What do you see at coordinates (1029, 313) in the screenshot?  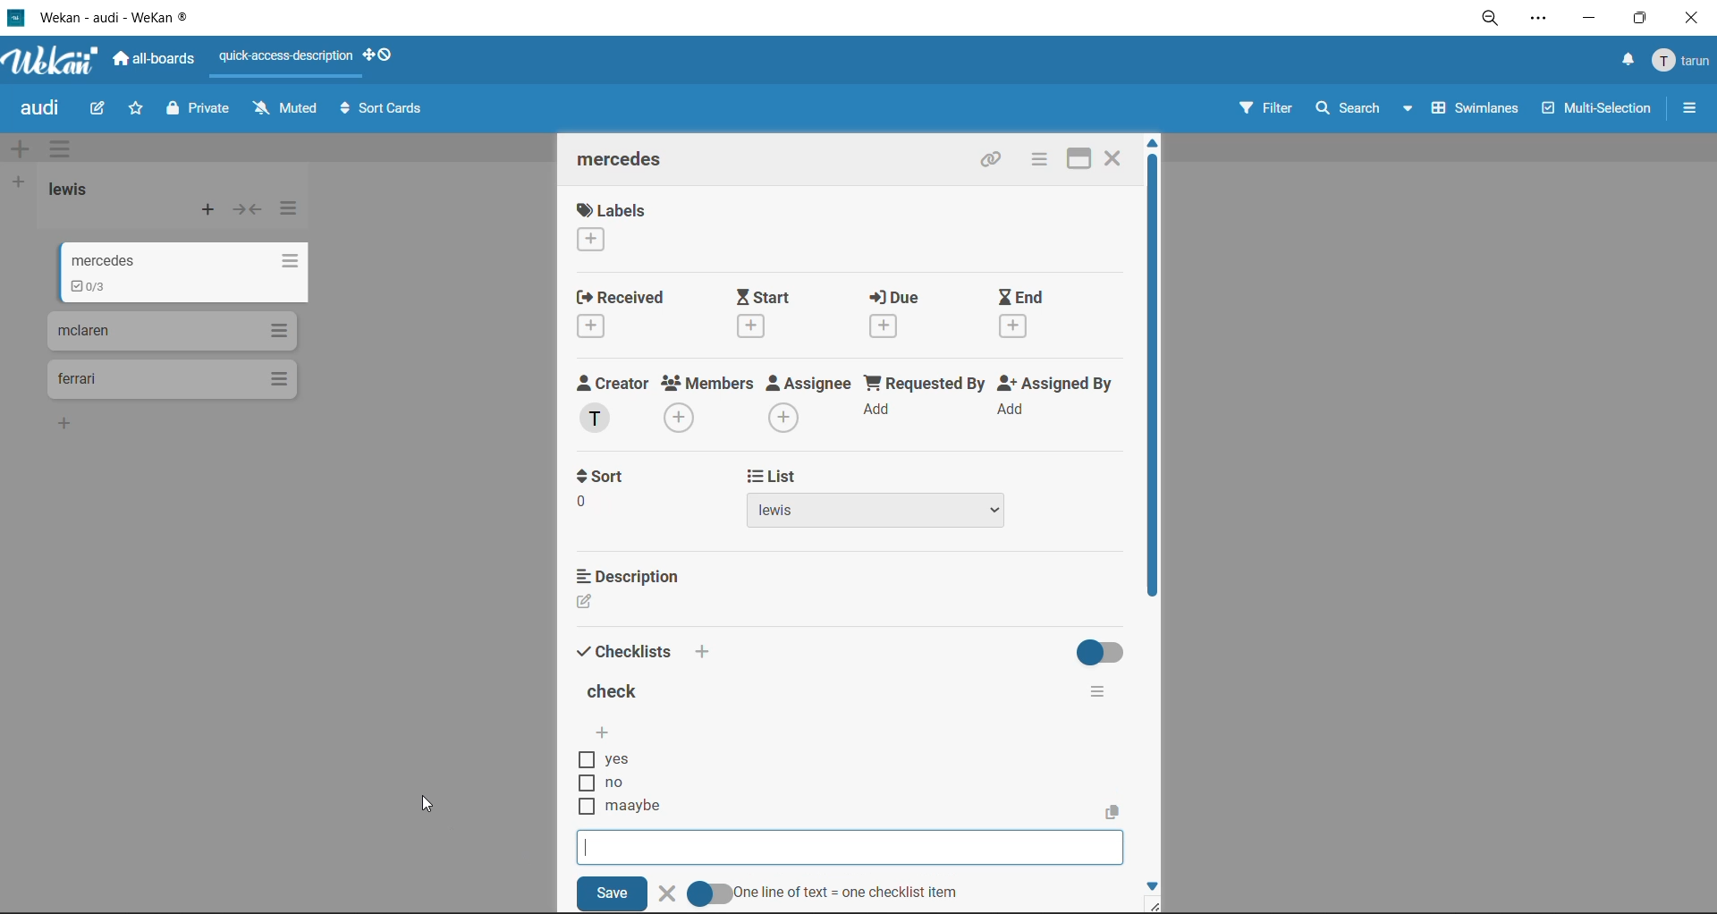 I see `end` at bounding box center [1029, 313].